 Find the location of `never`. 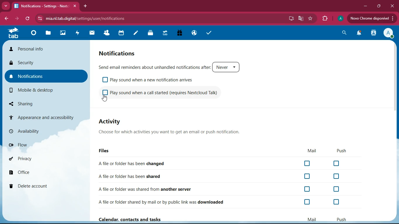

never is located at coordinates (226, 67).